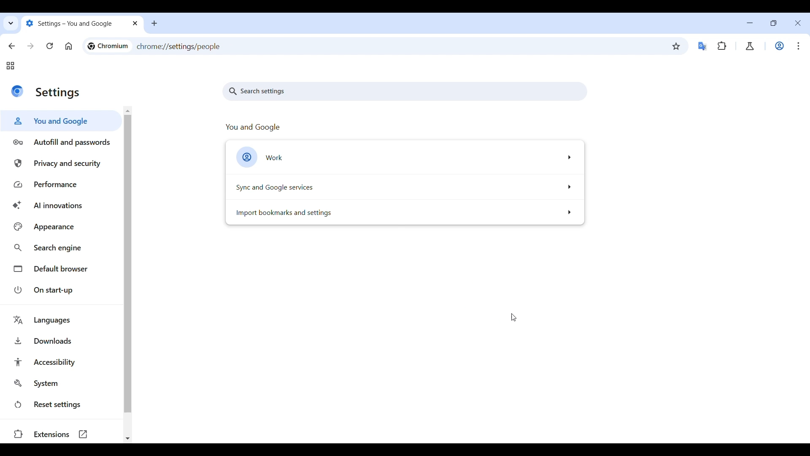 The image size is (810, 456). What do you see at coordinates (514, 318) in the screenshot?
I see `Cursor position unchanged` at bounding box center [514, 318].